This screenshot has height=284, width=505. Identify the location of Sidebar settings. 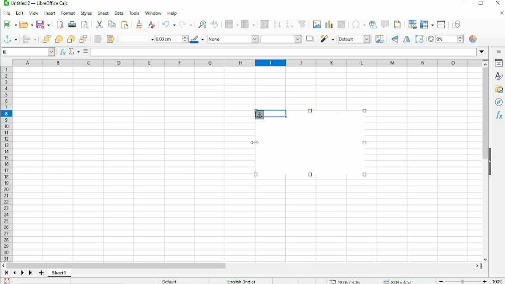
(499, 51).